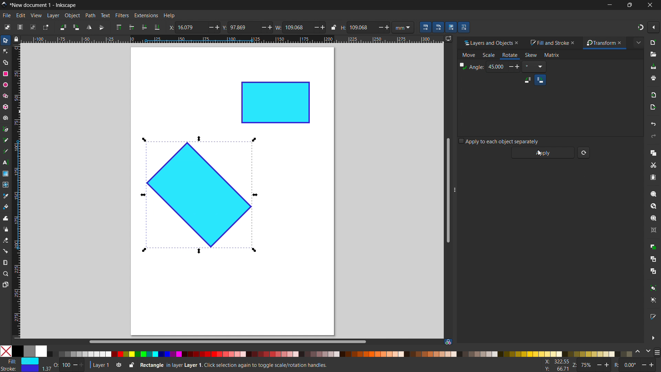  I want to click on toggle lock of all guuides in the document, so click(16, 39).